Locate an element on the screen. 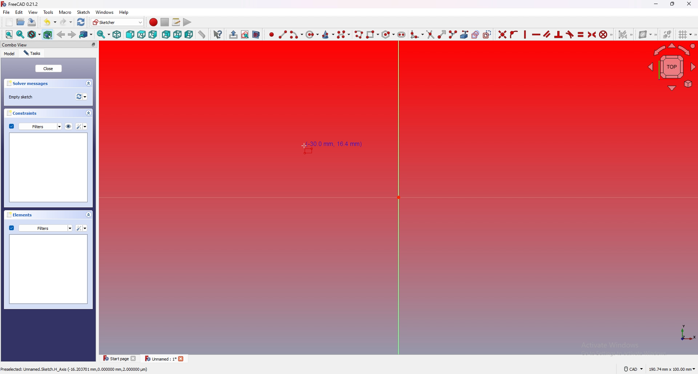 The width and height of the screenshot is (698, 374). collapse is located at coordinates (88, 215).